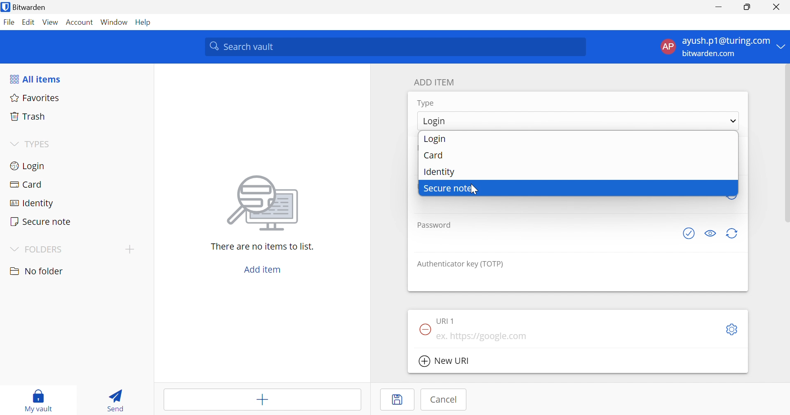  What do you see at coordinates (400, 400) in the screenshot?
I see `Save` at bounding box center [400, 400].